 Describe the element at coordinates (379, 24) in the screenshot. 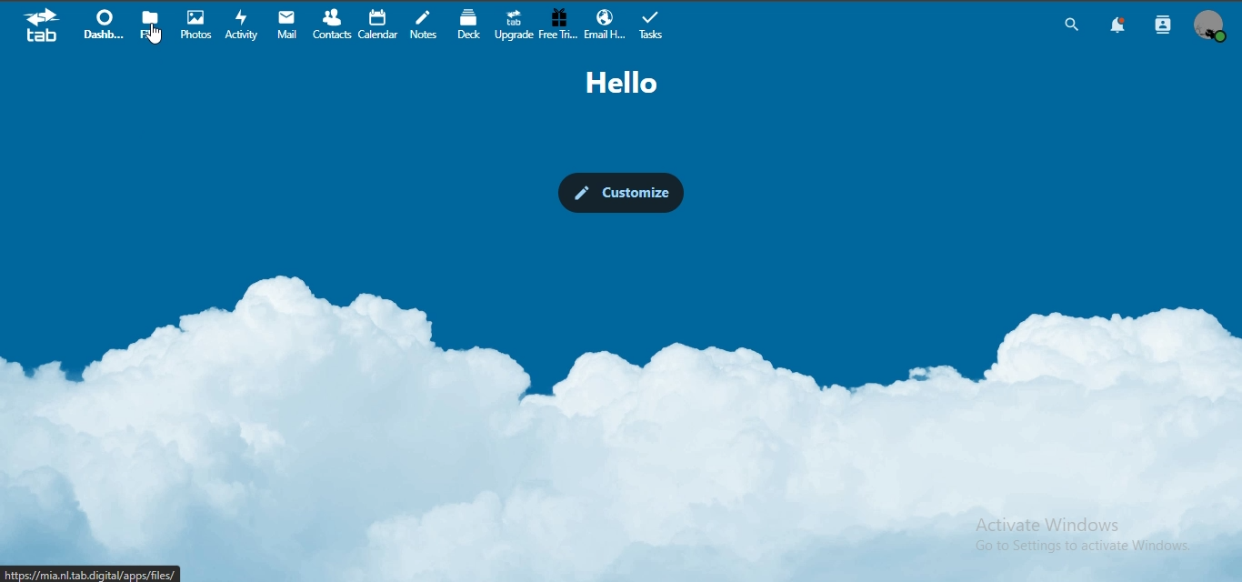

I see `calendar` at that location.